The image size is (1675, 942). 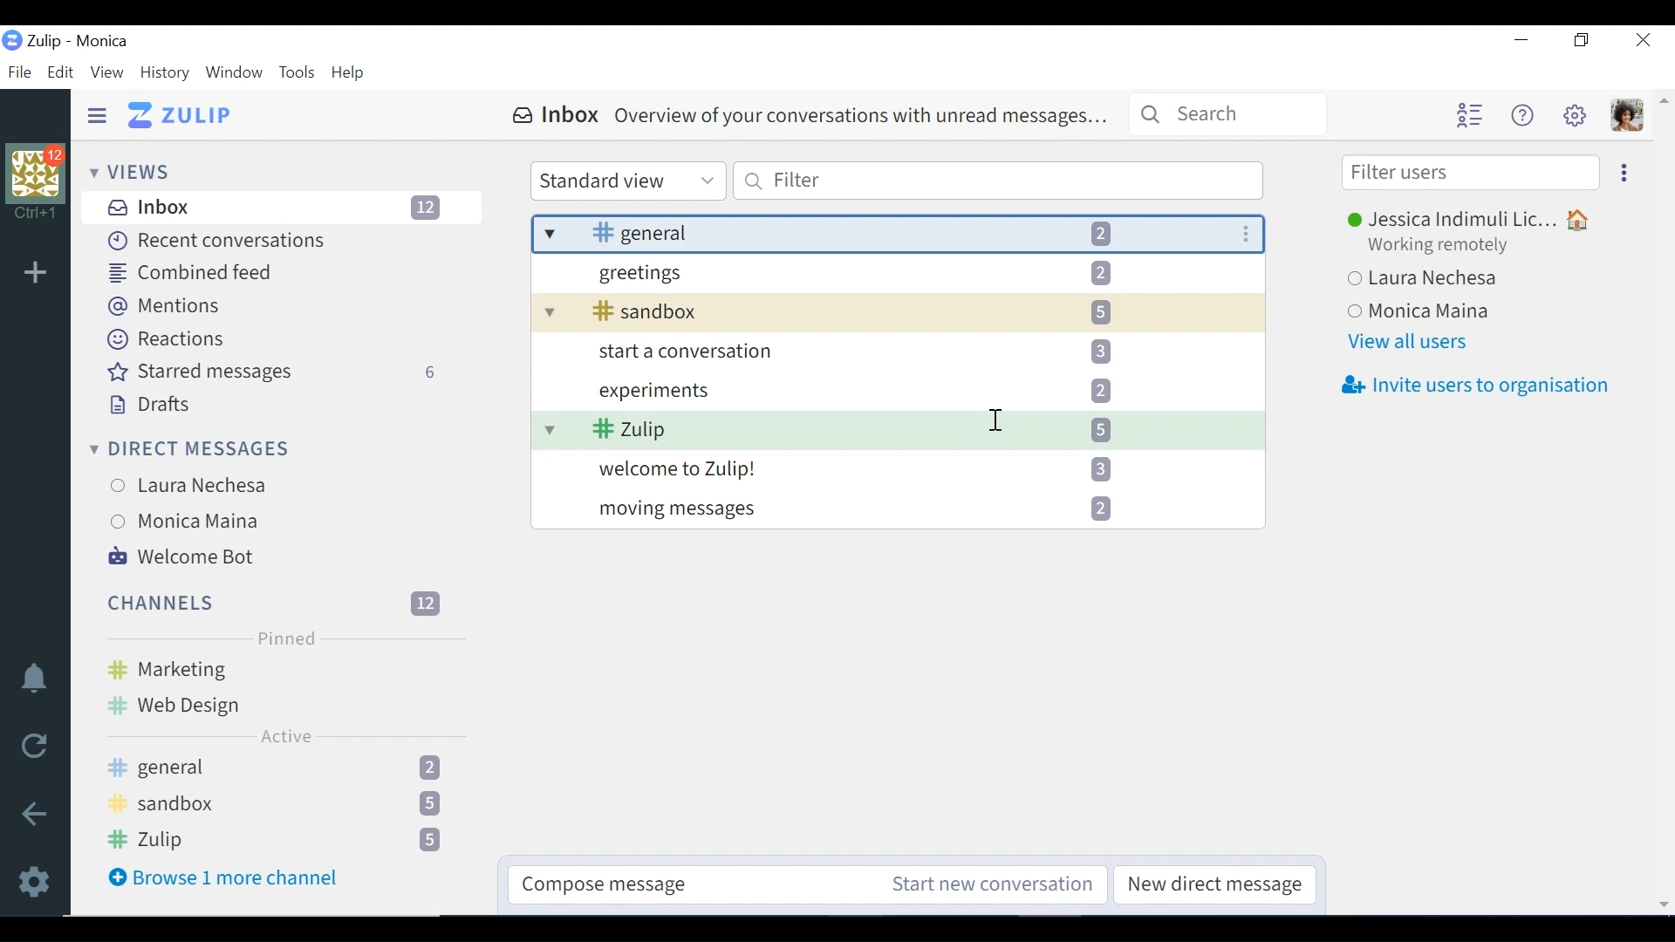 I want to click on Filter users, so click(x=1473, y=173).